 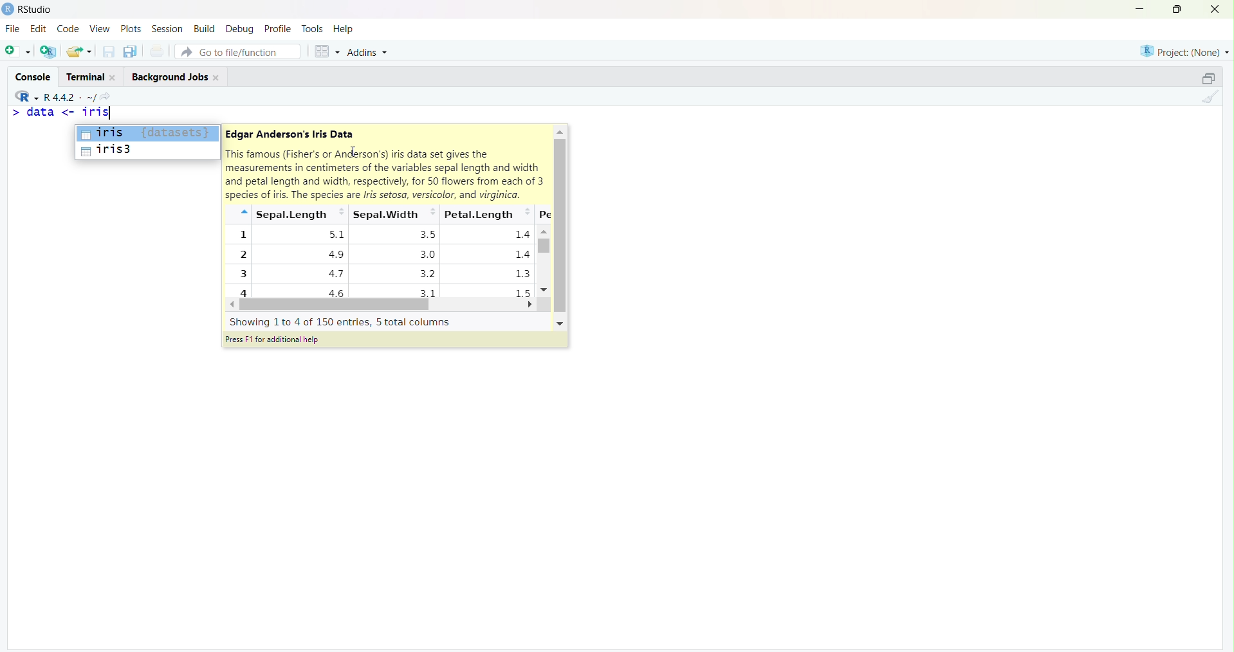 I want to click on Help, so click(x=344, y=30).